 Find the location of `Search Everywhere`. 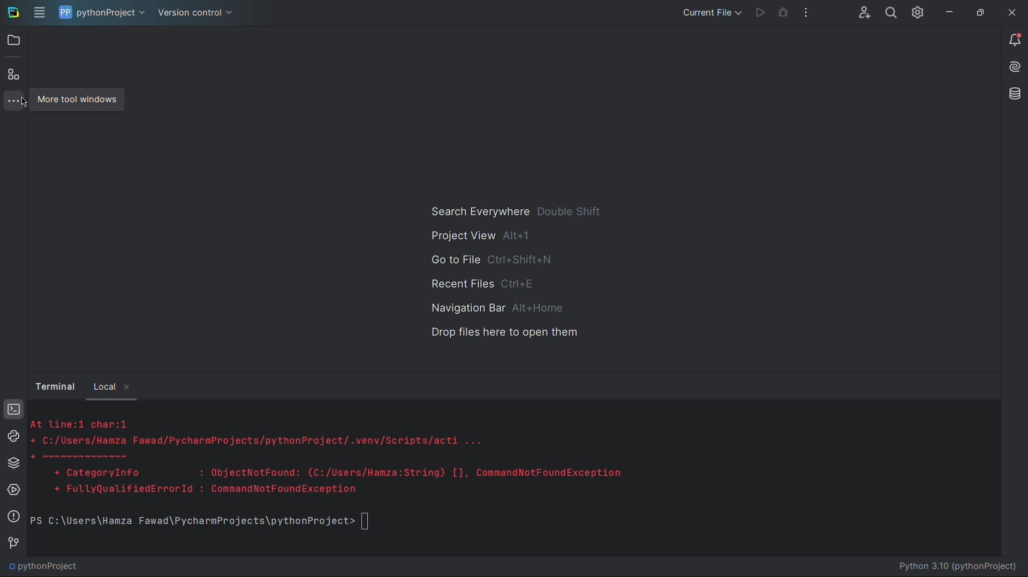

Search Everywhere is located at coordinates (515, 210).